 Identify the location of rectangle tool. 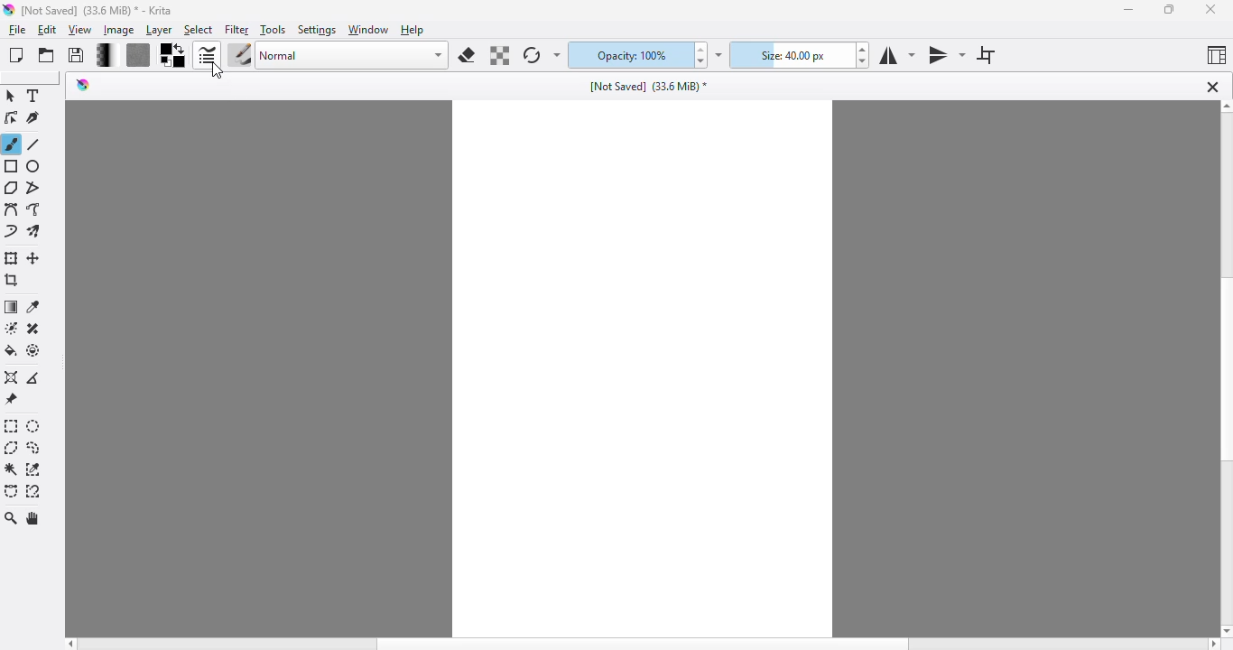
(11, 166).